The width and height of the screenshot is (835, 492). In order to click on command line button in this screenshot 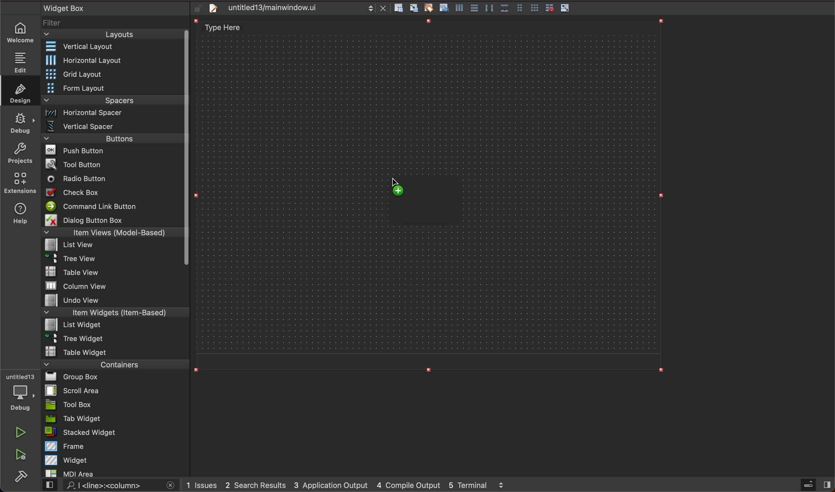, I will do `click(112, 206)`.